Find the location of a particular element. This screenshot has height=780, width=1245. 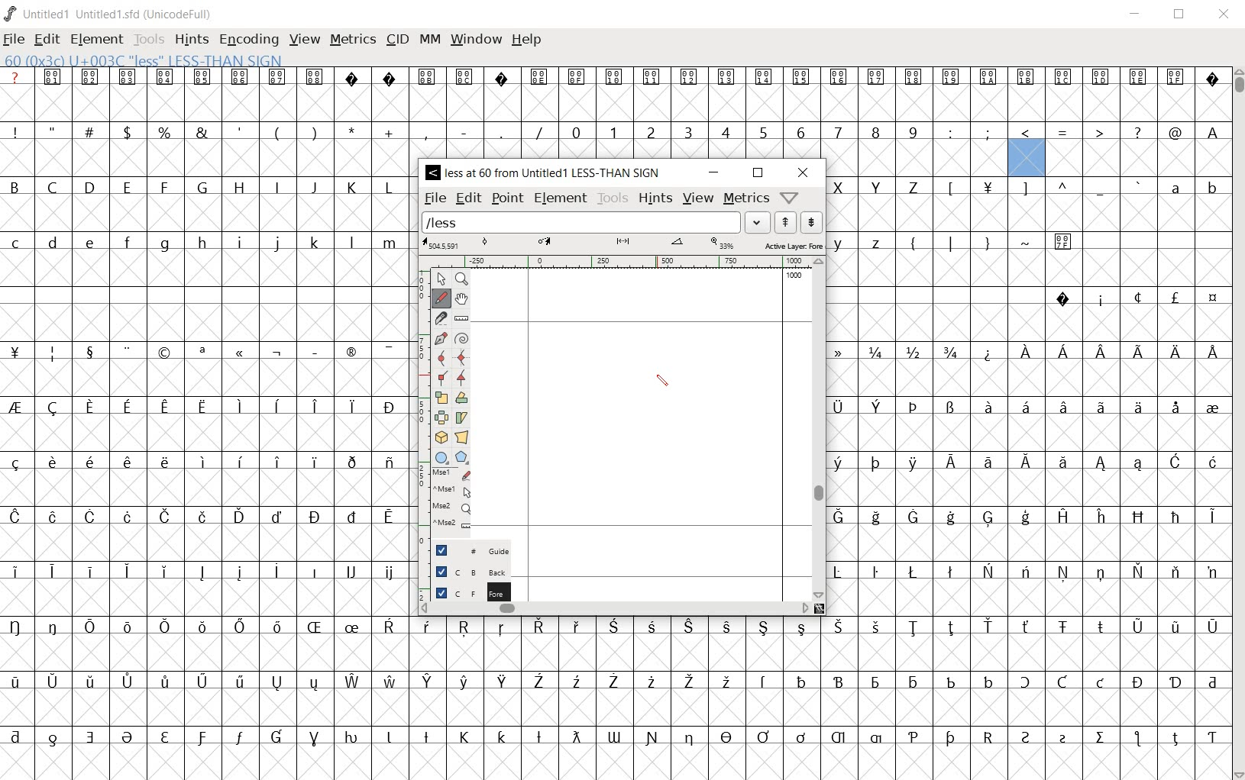

close is located at coordinates (1225, 15).